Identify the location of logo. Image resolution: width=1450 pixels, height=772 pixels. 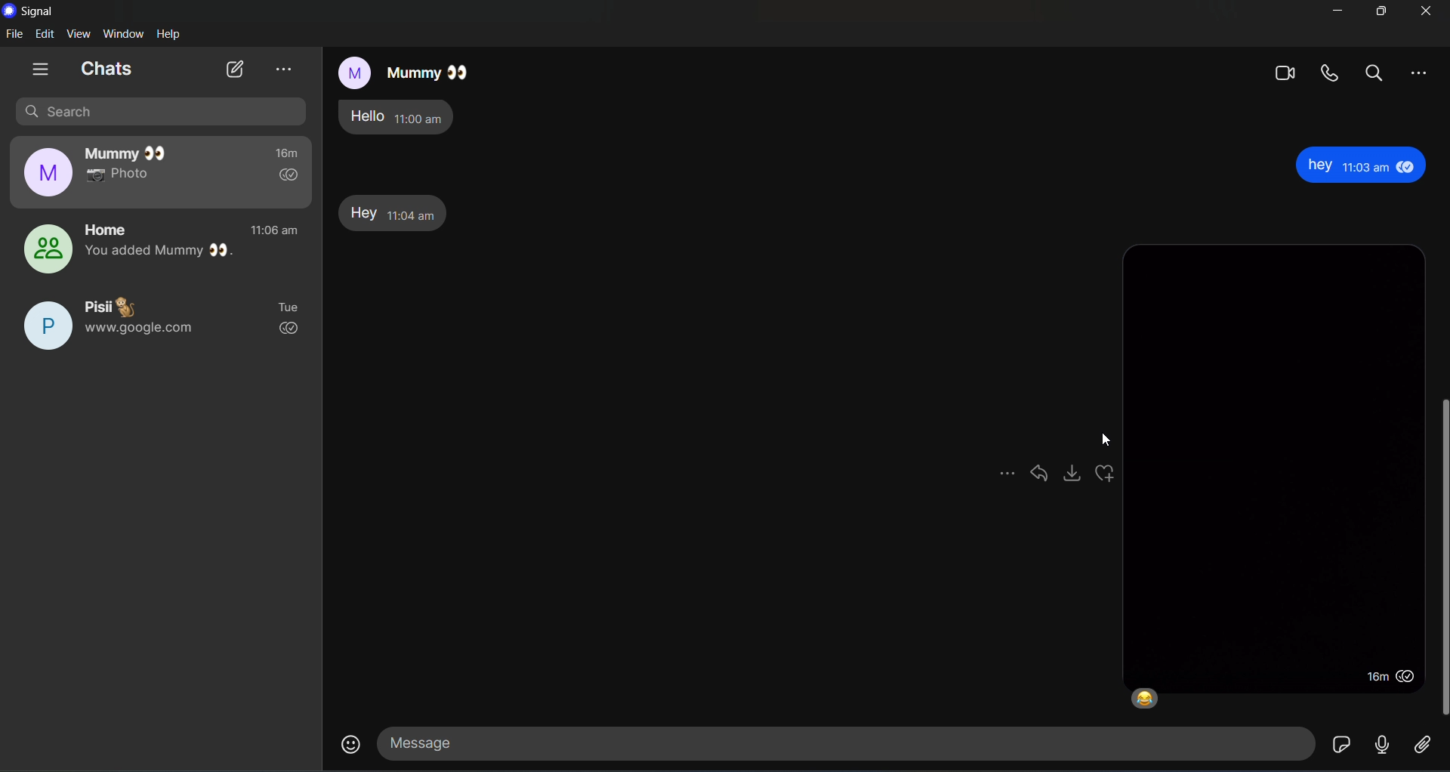
(11, 11).